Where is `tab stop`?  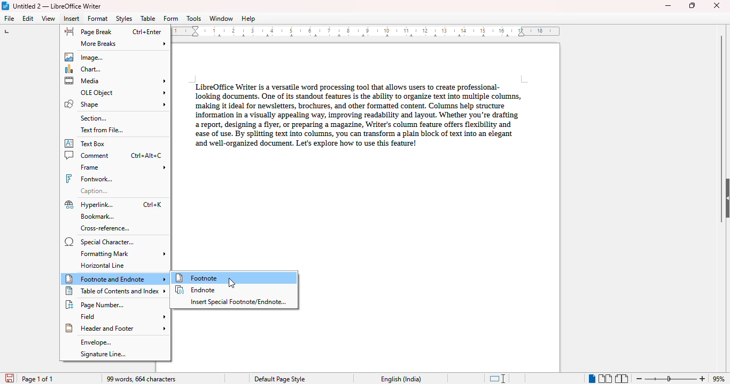 tab stop is located at coordinates (11, 33).